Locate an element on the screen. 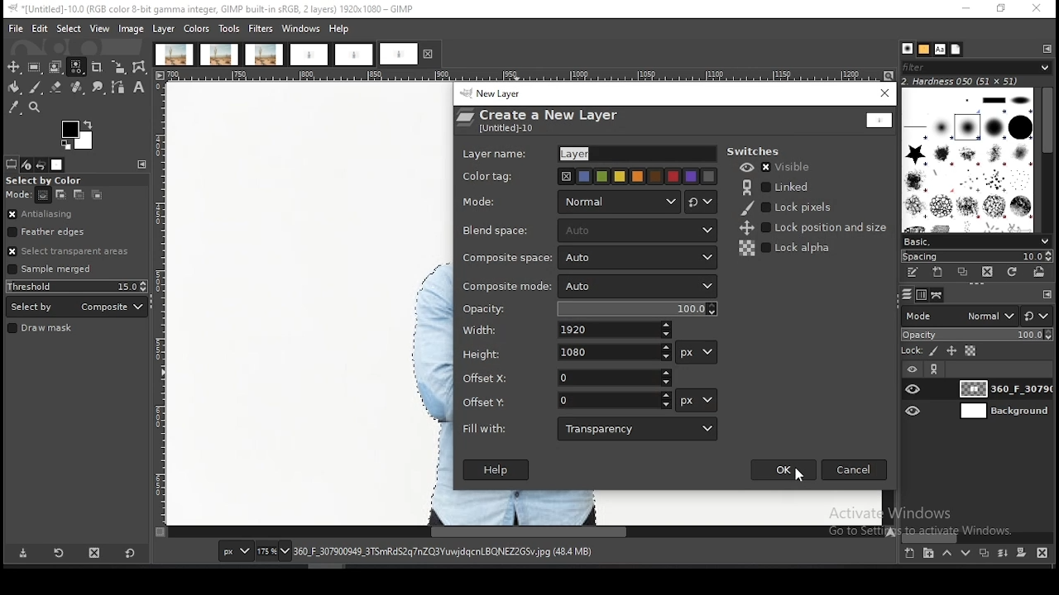 The width and height of the screenshot is (1059, 595). lock alpha is located at coordinates (786, 248).